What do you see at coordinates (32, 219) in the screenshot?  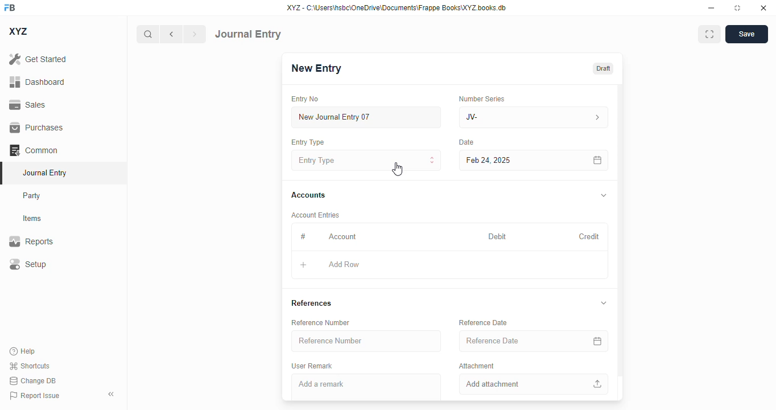 I see `items` at bounding box center [32, 219].